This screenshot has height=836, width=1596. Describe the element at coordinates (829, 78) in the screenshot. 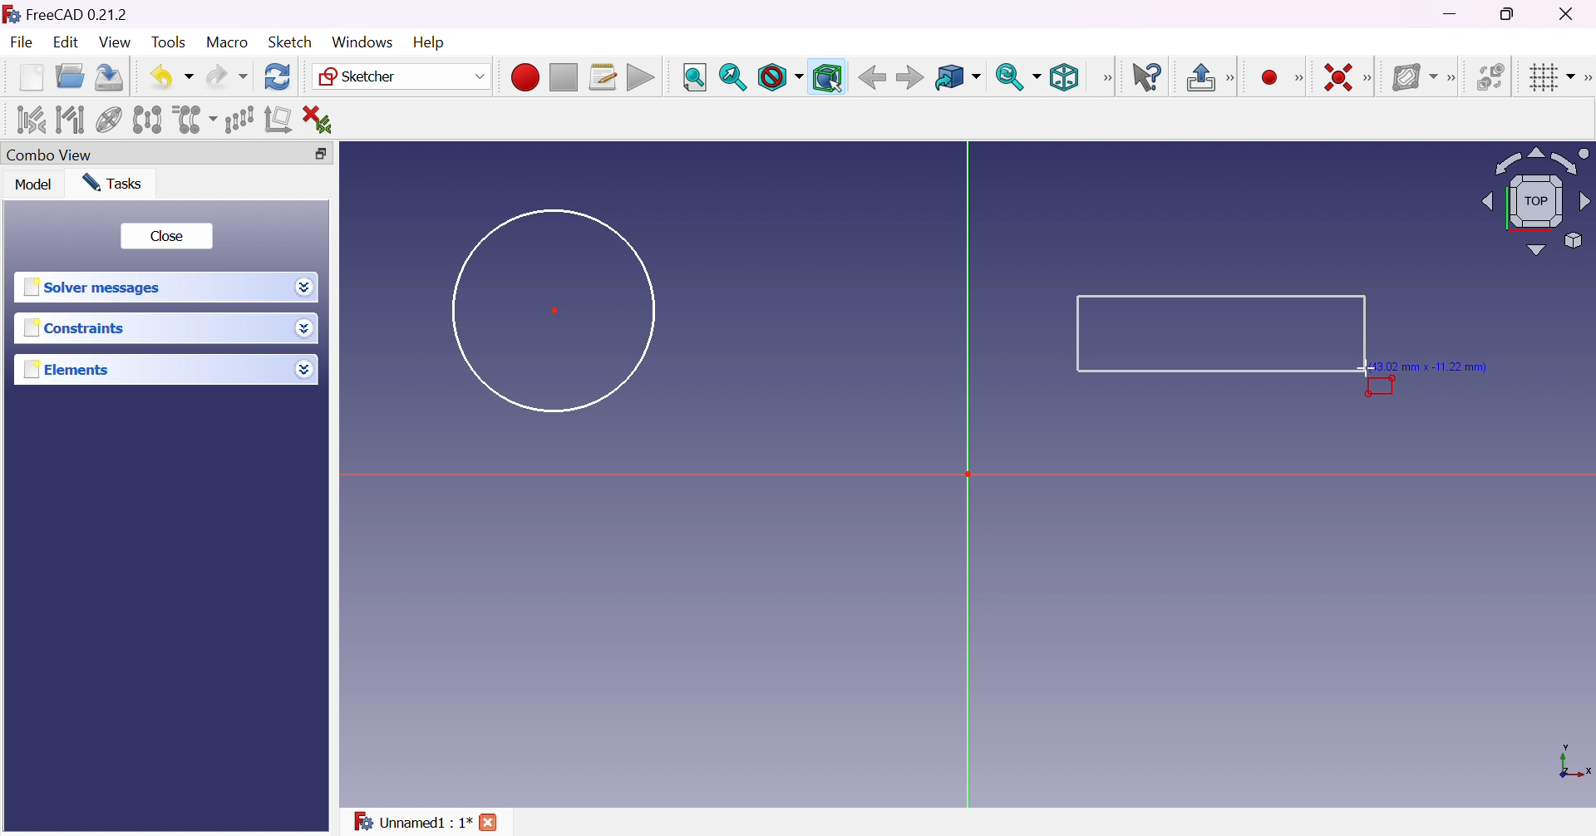

I see `Bounding box` at that location.